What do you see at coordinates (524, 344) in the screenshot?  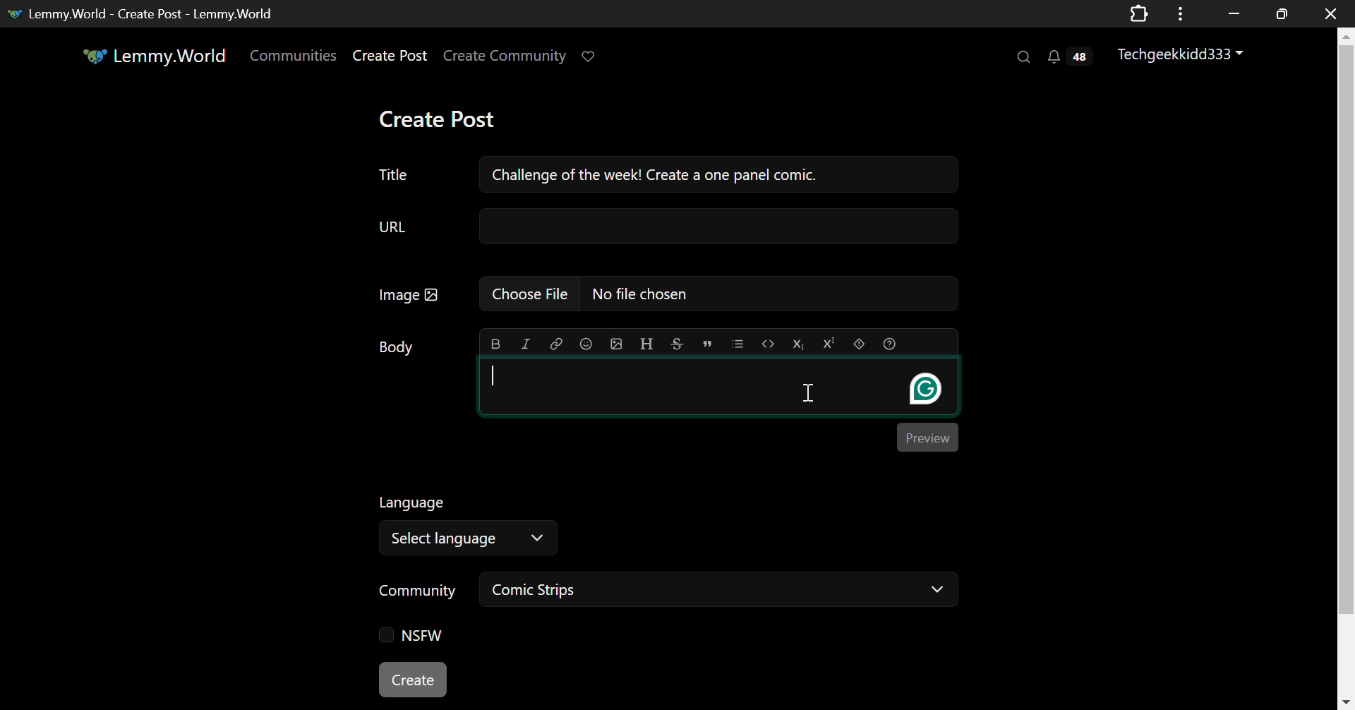 I see `italic` at bounding box center [524, 344].